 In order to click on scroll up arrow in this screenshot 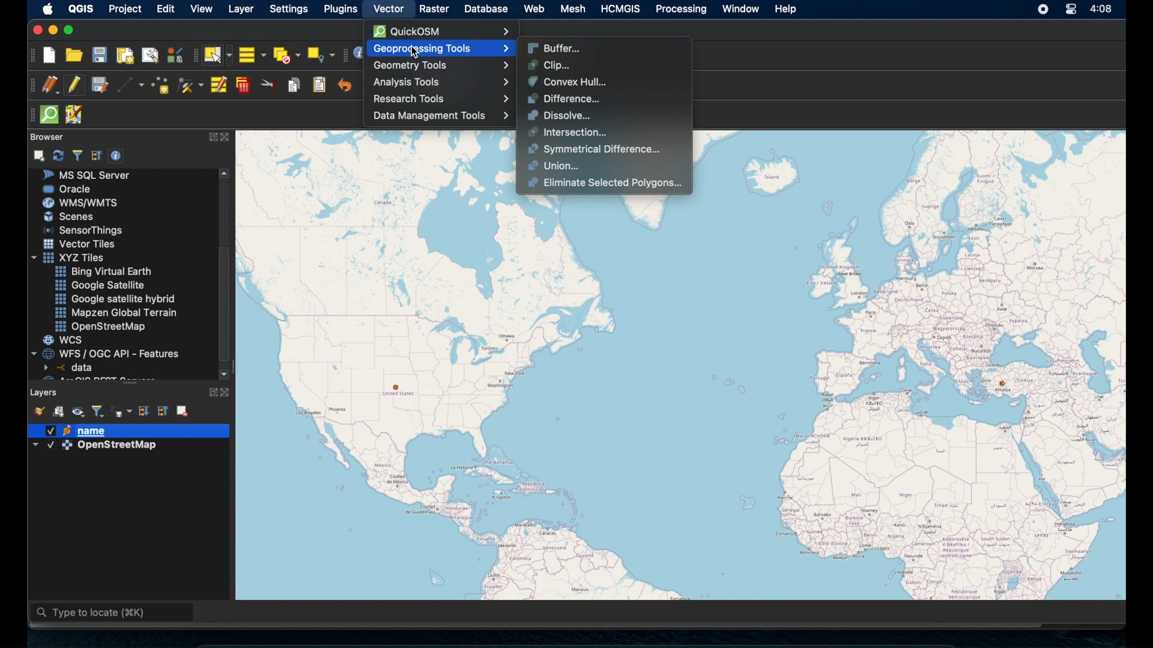, I will do `click(226, 173)`.